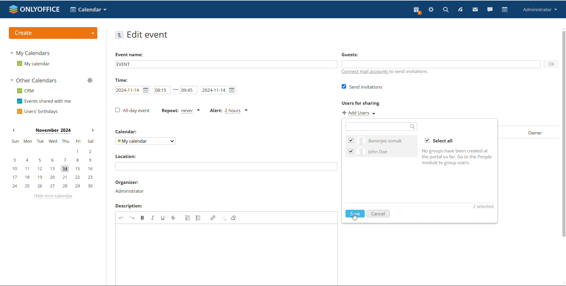  I want to click on send invitations, so click(362, 87).